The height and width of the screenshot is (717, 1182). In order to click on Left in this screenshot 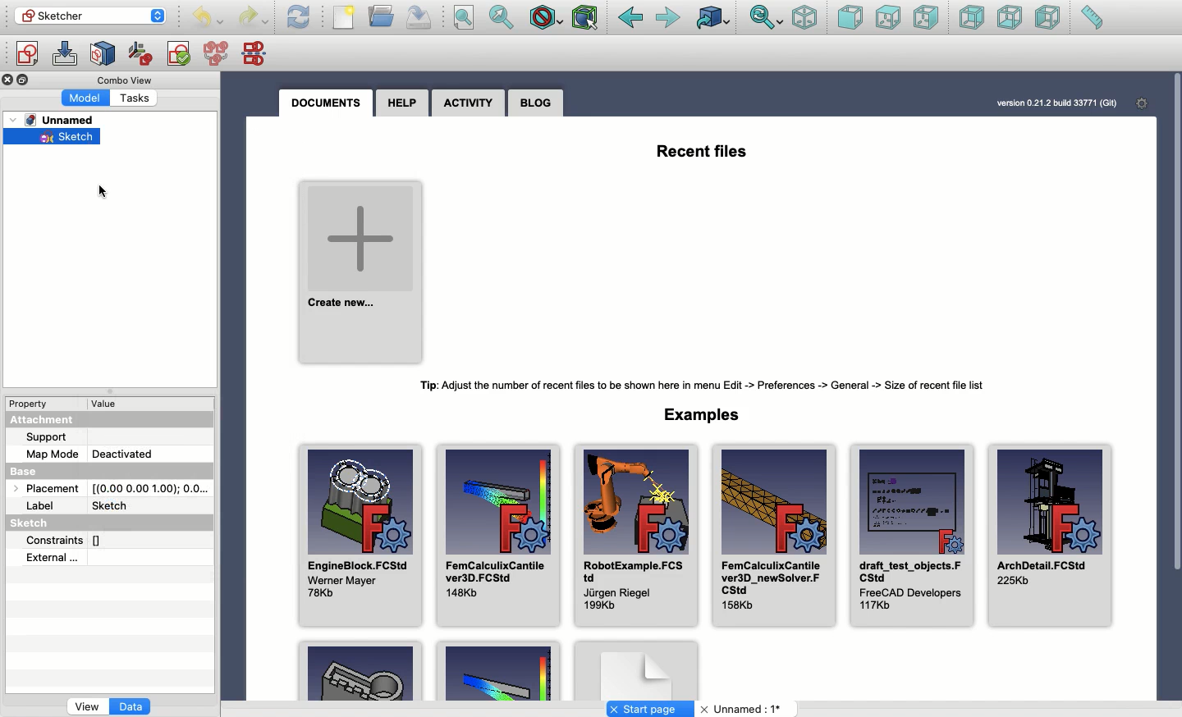, I will do `click(1049, 17)`.